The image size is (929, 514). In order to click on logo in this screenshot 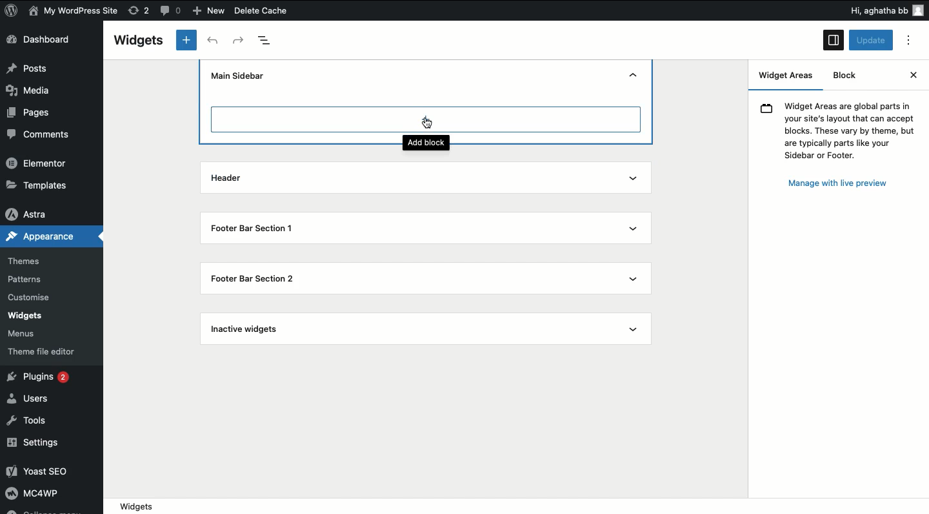, I will do `click(14, 14)`.